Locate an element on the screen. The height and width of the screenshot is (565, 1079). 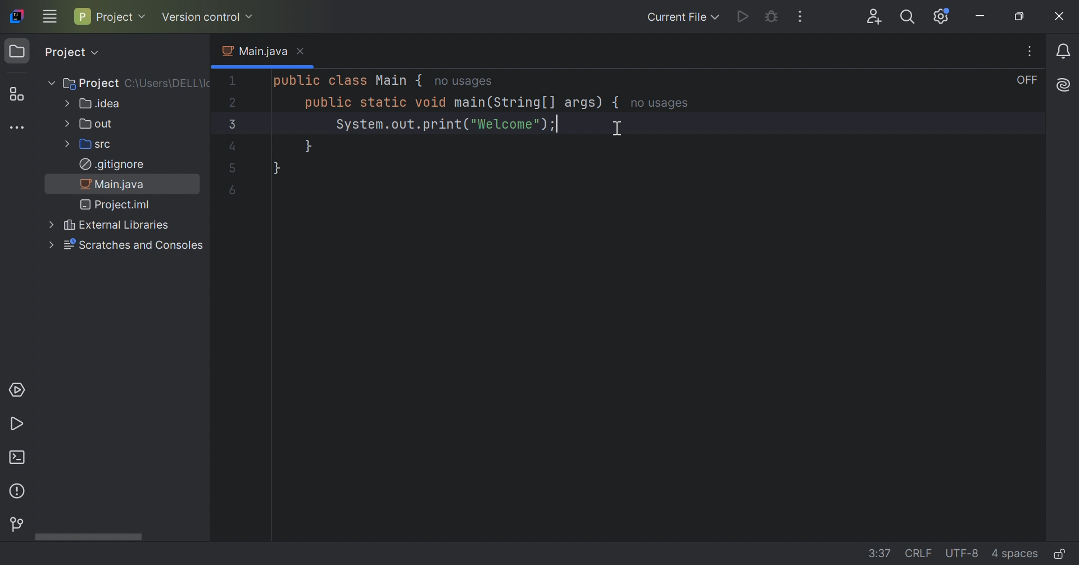
Typing cursor is located at coordinates (558, 124).